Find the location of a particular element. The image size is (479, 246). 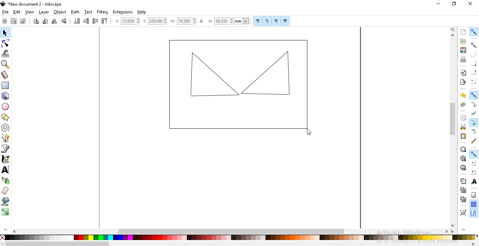

spray objects by sculpting or painting is located at coordinates (6, 181).